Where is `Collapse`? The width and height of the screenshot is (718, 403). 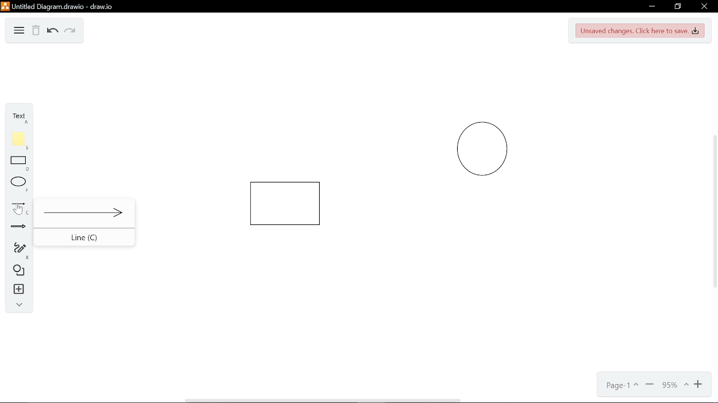
Collapse is located at coordinates (17, 304).